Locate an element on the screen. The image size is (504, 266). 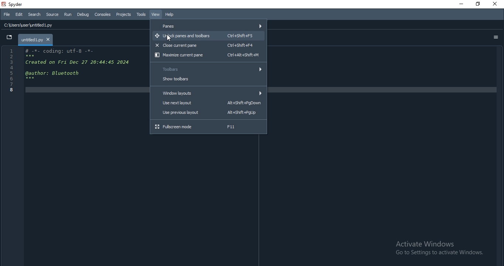
maximise current pane is located at coordinates (208, 56).